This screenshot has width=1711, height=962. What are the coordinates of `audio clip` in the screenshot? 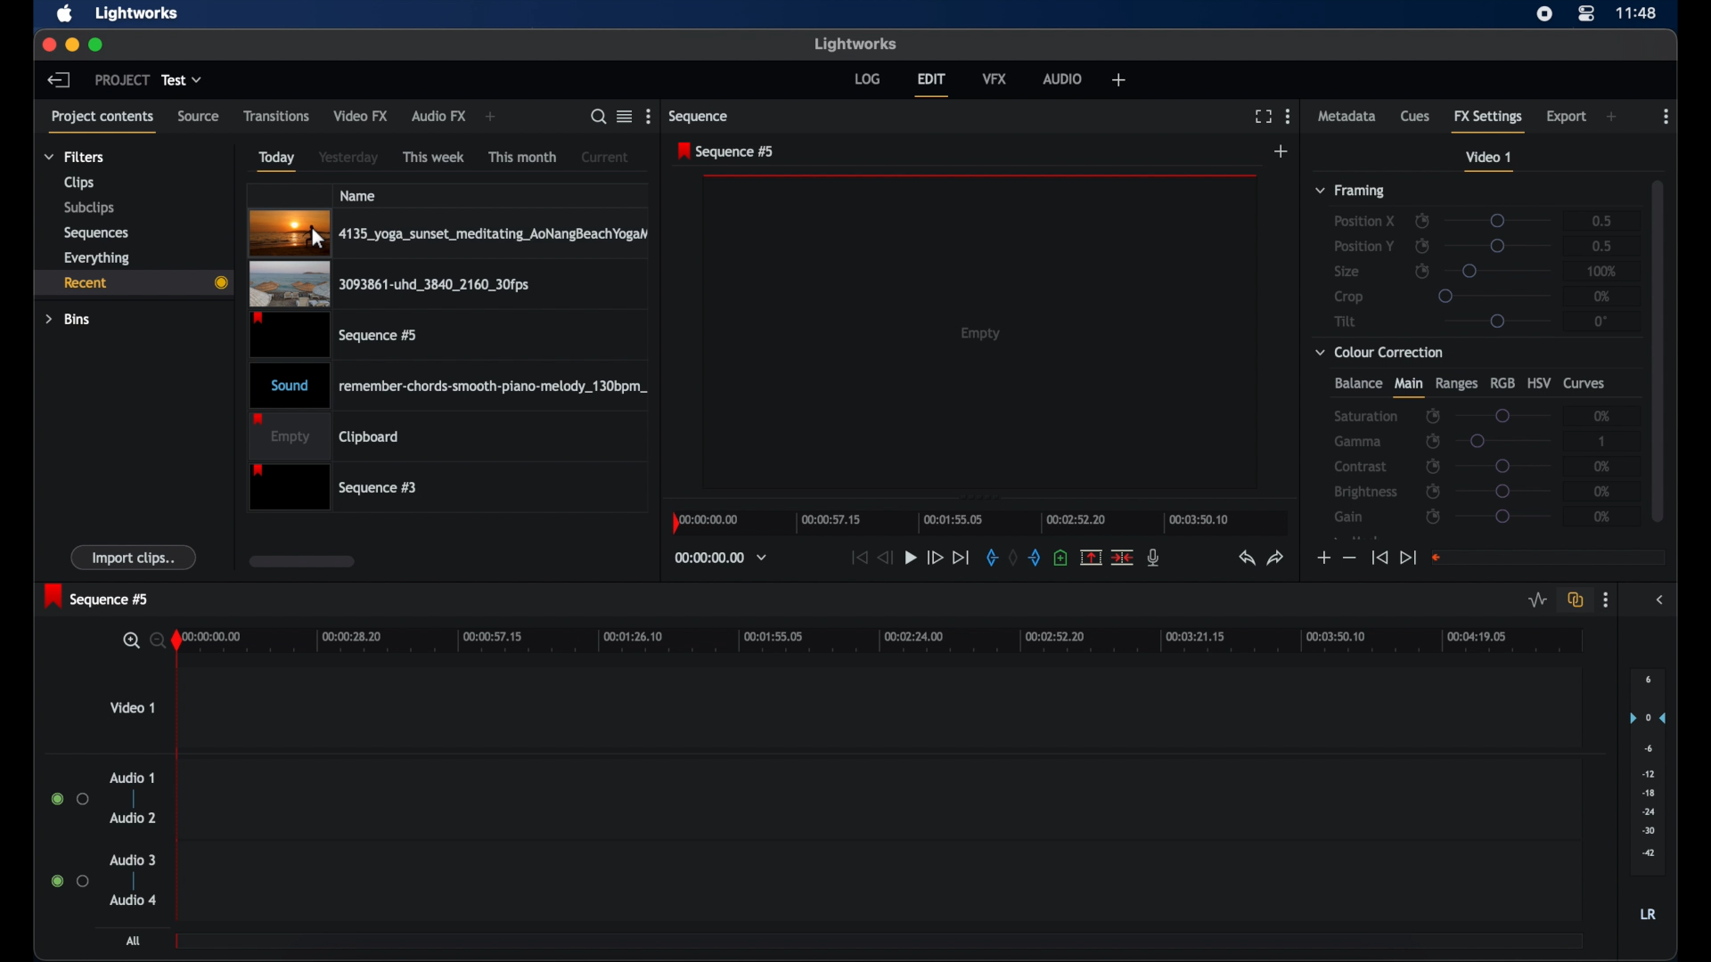 It's located at (449, 384).